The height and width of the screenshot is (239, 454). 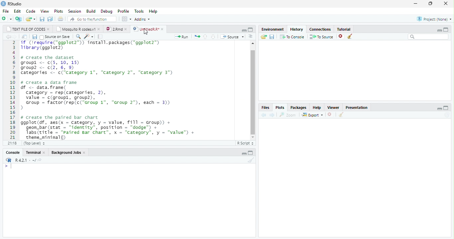 I want to click on share icon, so click(x=41, y=160).